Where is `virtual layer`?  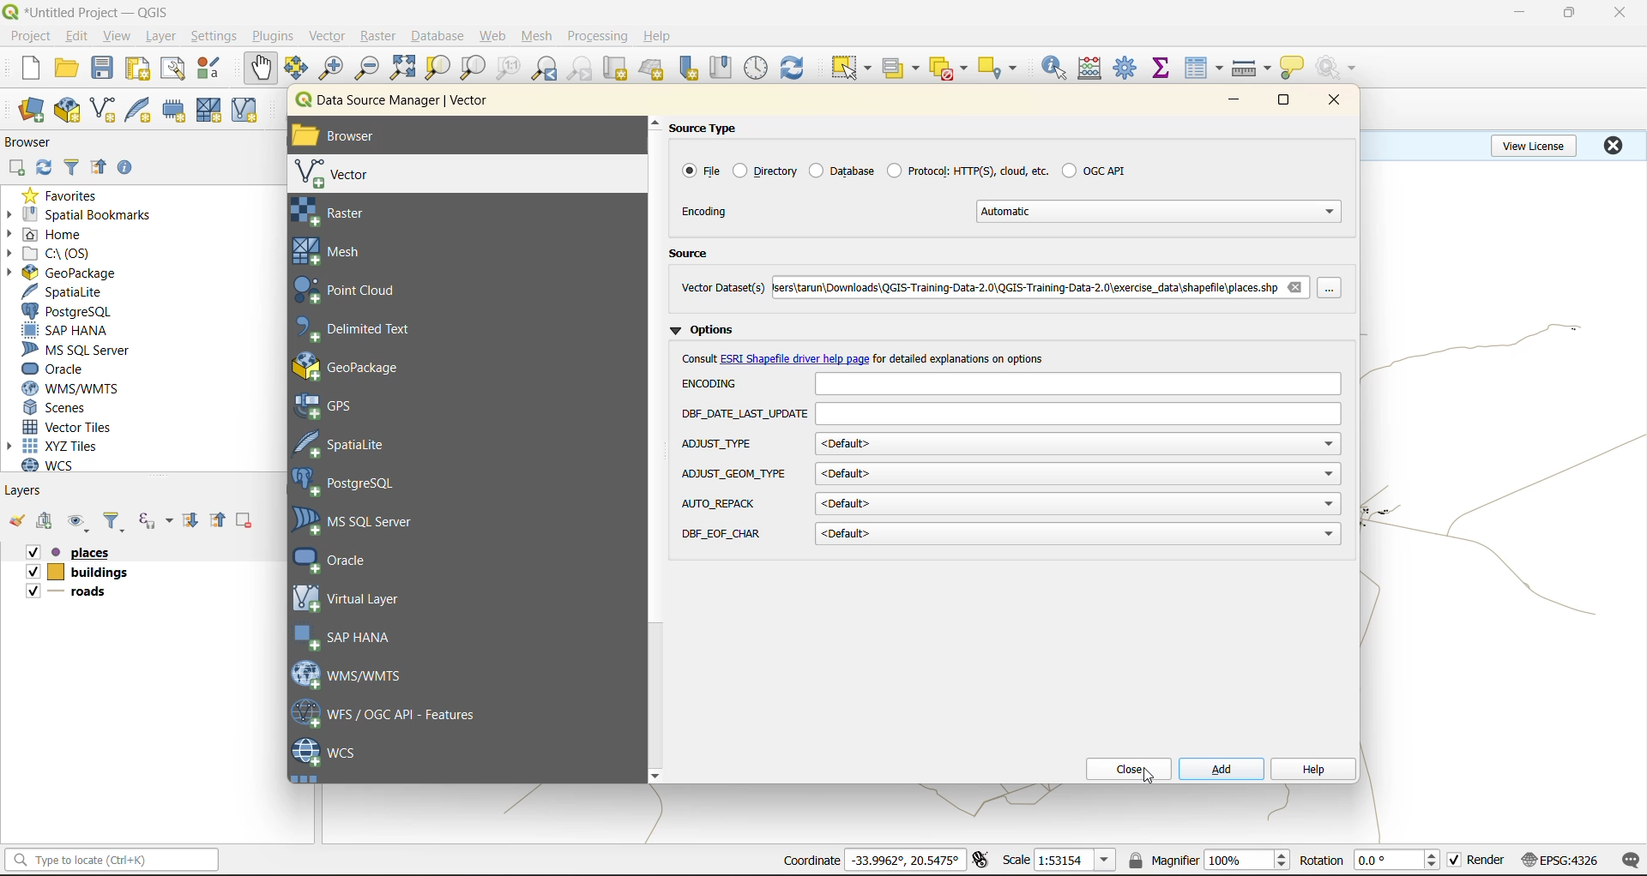
virtual layer is located at coordinates (351, 597).